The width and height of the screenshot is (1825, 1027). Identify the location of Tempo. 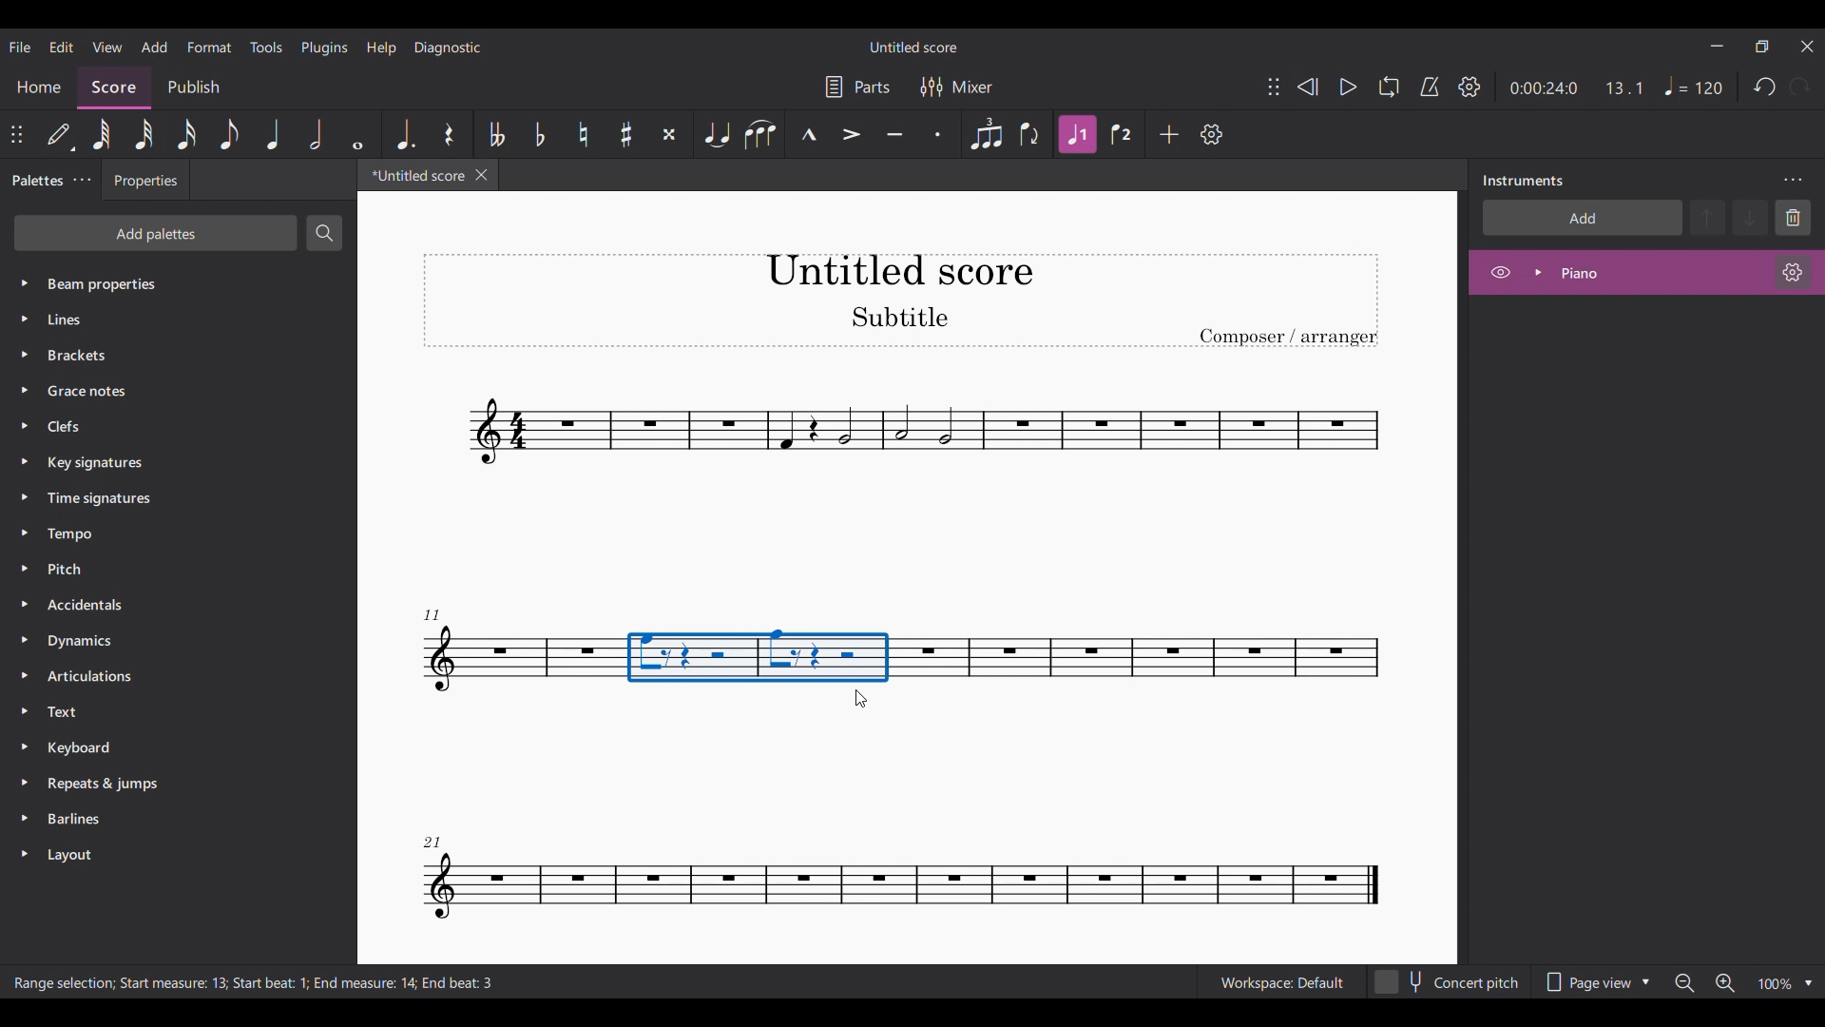
(171, 534).